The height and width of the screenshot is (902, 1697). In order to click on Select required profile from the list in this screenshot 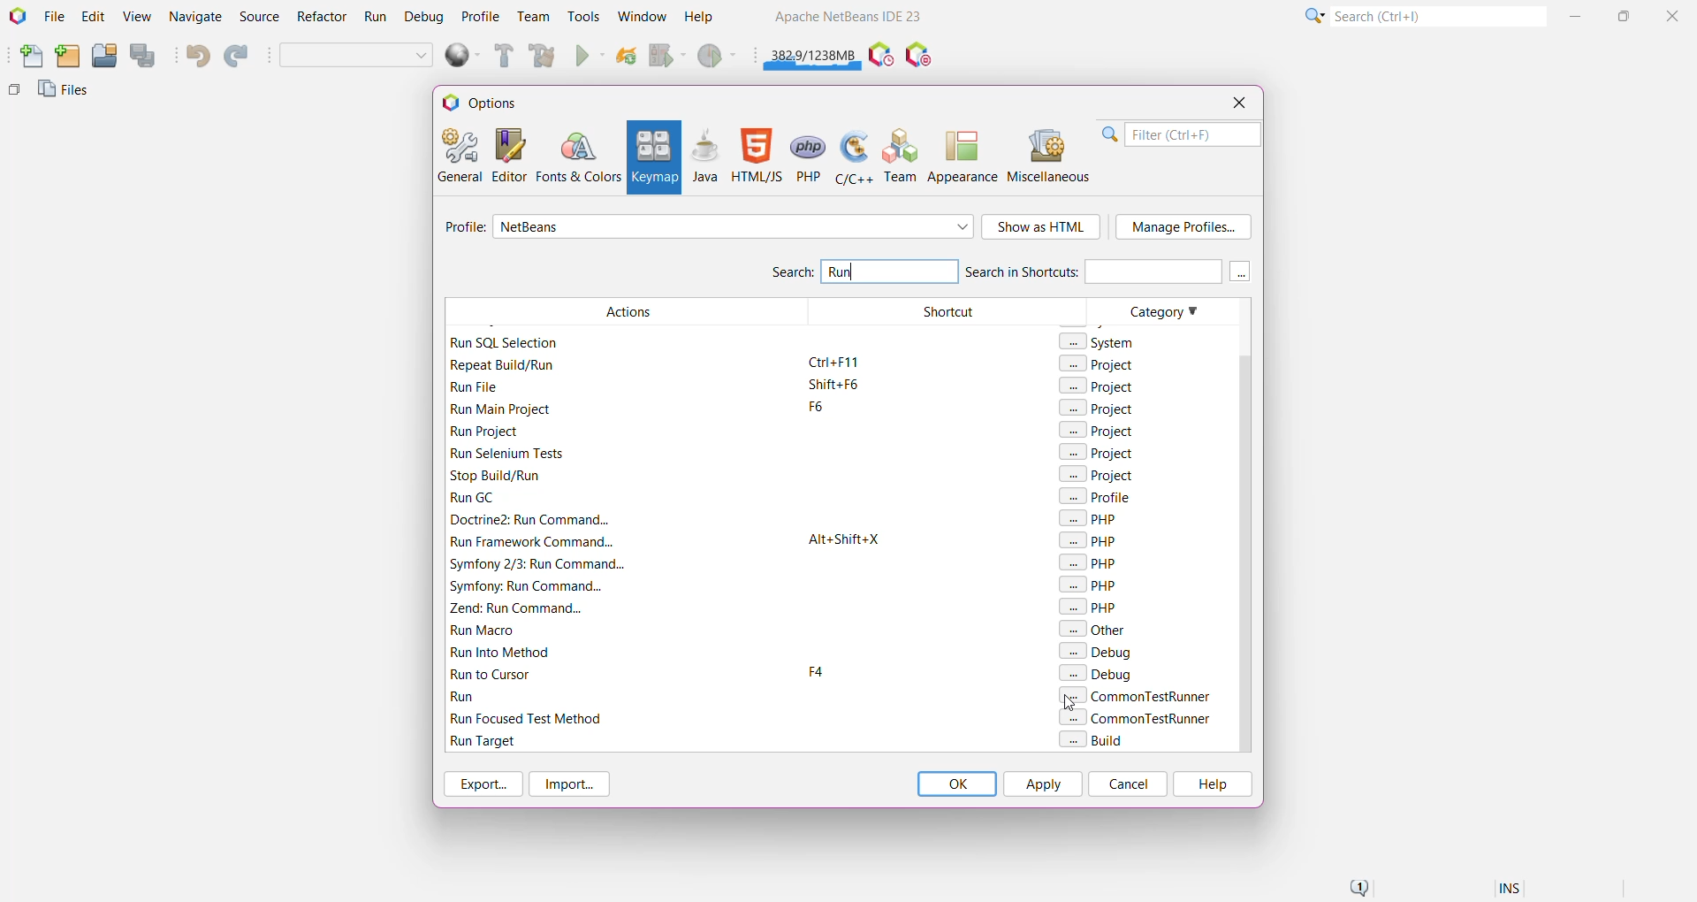, I will do `click(734, 226)`.